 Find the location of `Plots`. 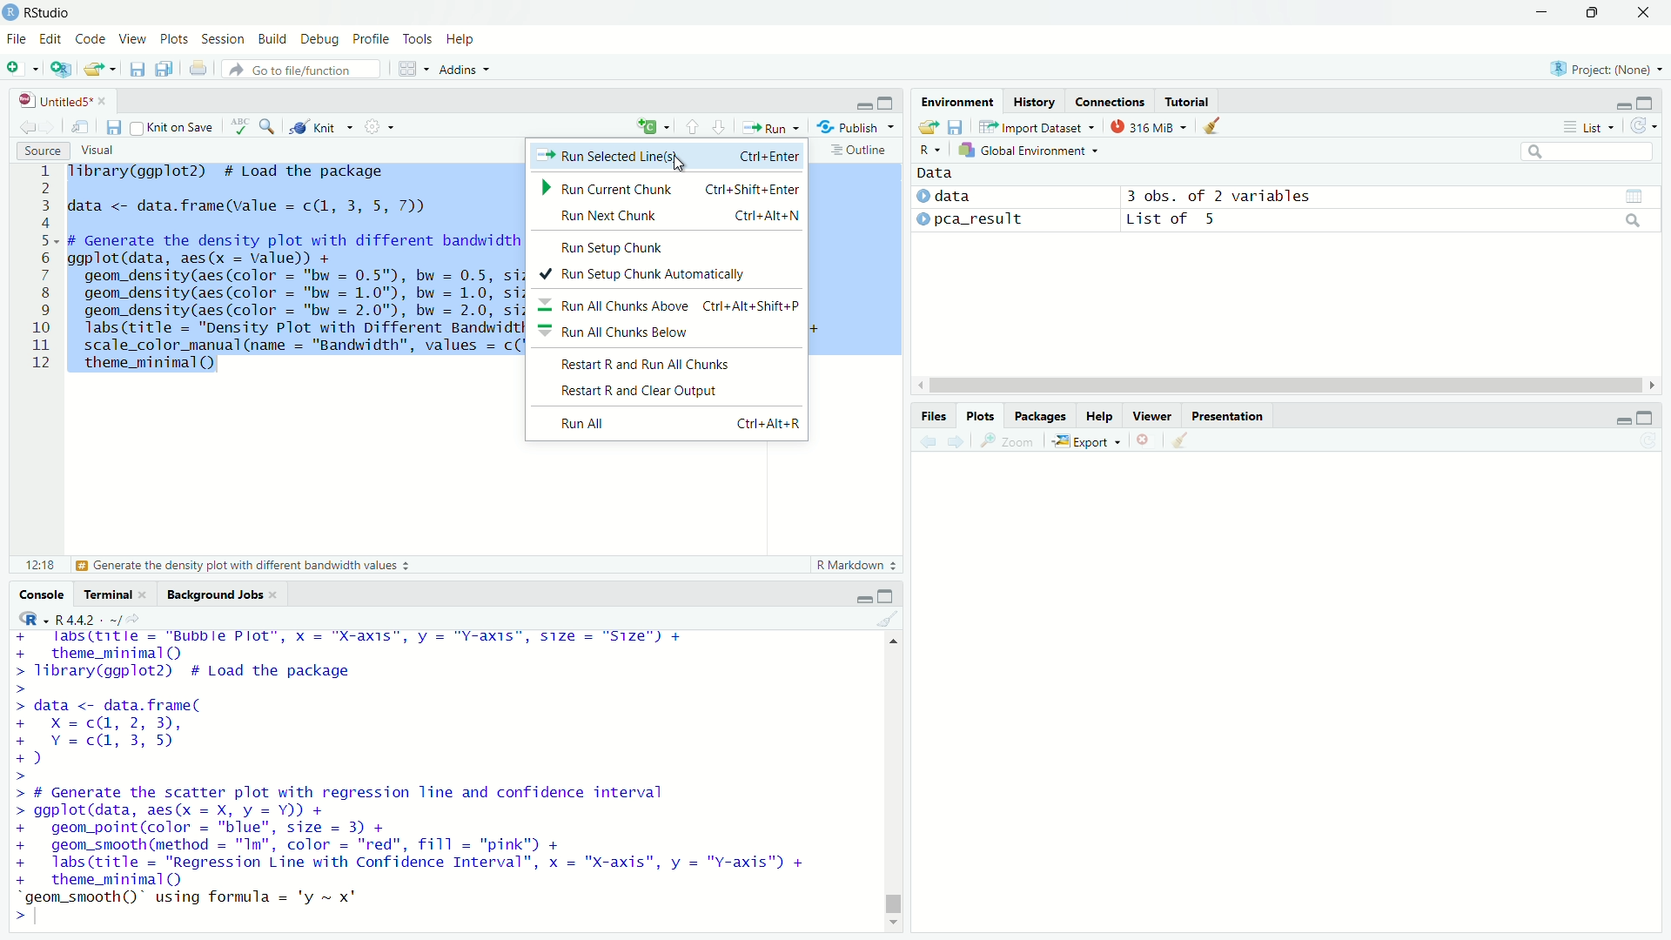

Plots is located at coordinates (979, 416).